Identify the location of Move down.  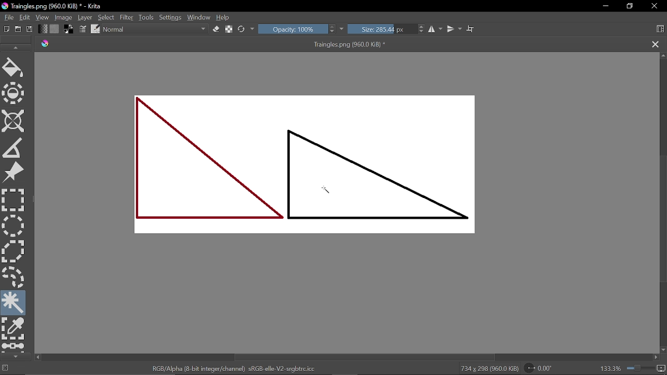
(663, 351).